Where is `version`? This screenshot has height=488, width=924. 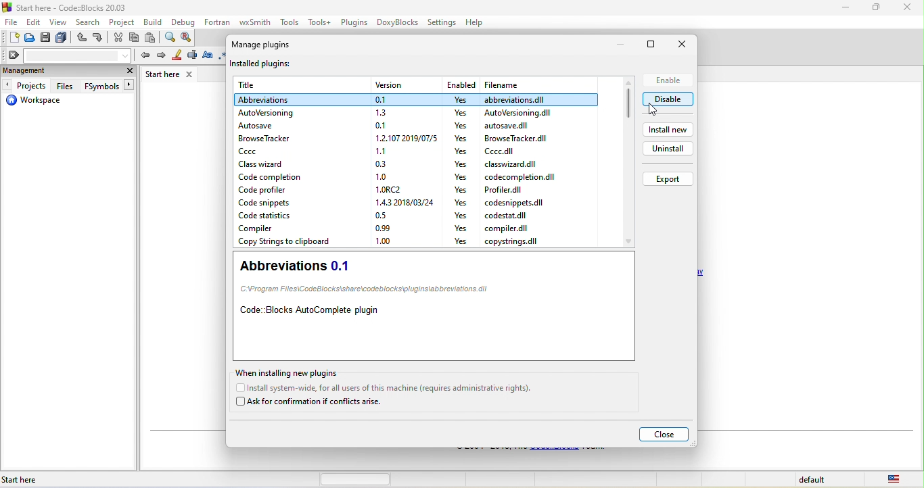
version is located at coordinates (381, 150).